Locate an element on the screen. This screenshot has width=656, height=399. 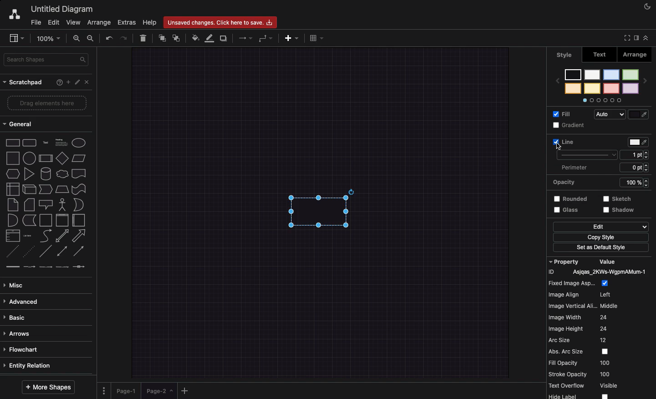
vertical container is located at coordinates (61, 220).